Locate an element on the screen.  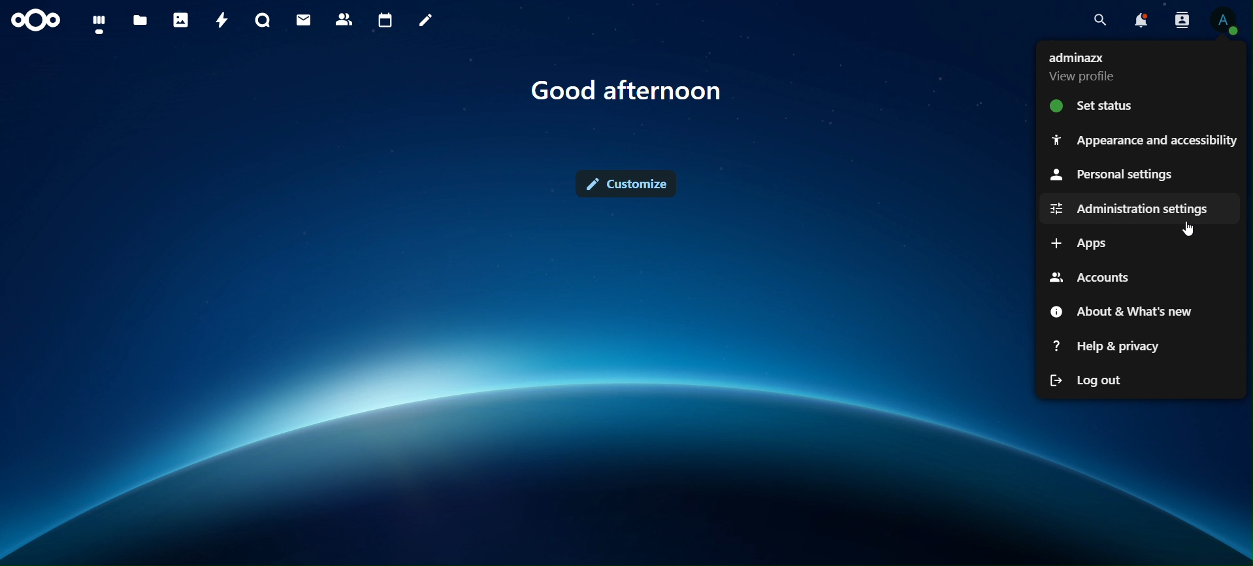
calendar is located at coordinates (386, 18).